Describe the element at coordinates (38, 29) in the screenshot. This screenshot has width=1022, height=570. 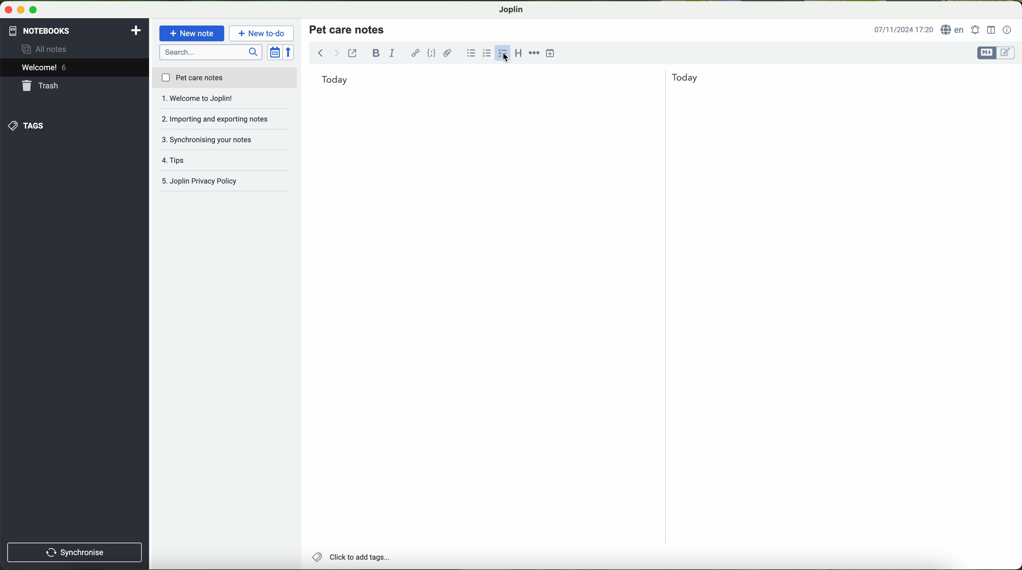
I see `notebooks` at that location.